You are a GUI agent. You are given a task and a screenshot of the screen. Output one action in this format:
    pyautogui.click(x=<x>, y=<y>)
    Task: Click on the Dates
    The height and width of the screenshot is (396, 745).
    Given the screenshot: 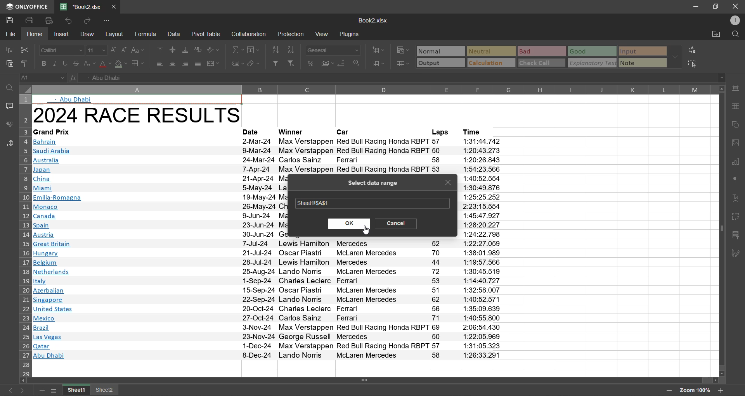 What is the action you would take?
    pyautogui.click(x=259, y=265)
    